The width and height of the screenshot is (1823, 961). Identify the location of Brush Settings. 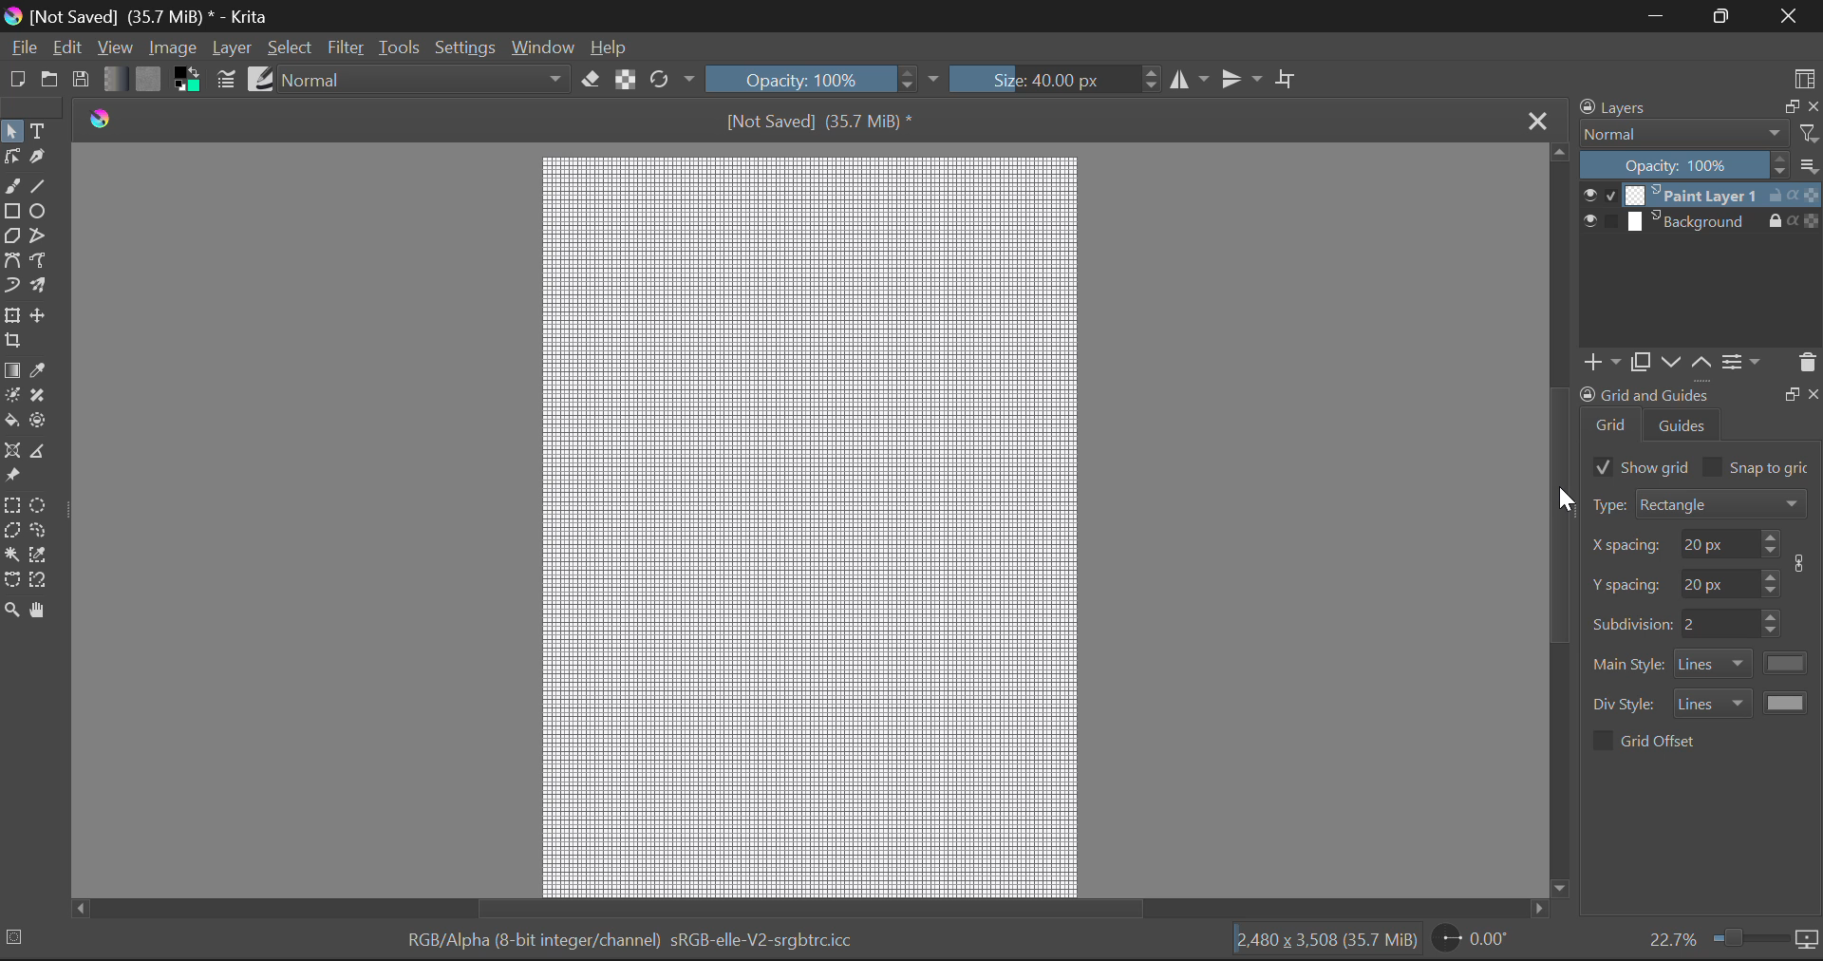
(224, 81).